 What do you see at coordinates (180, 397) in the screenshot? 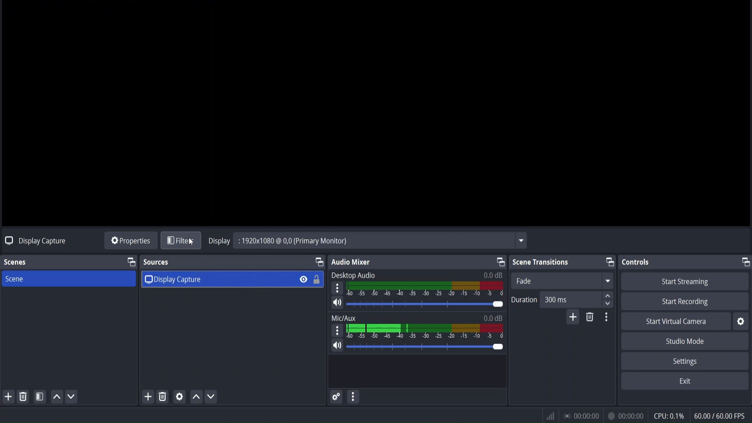
I see `media source properties` at bounding box center [180, 397].